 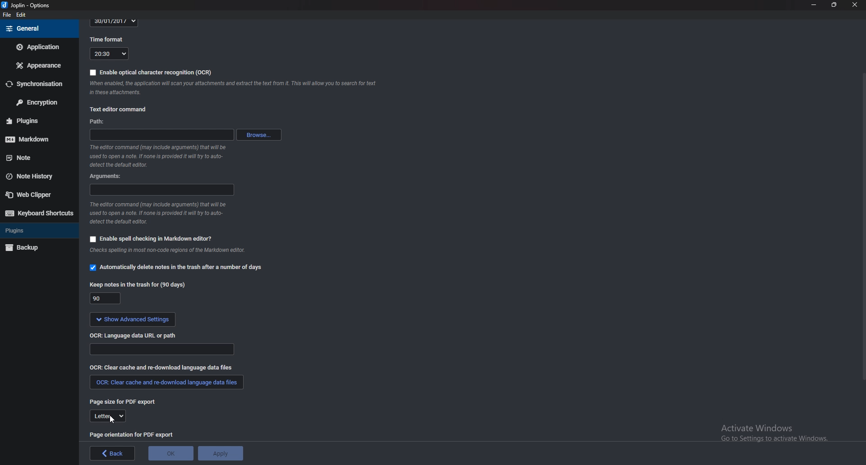 What do you see at coordinates (151, 73) in the screenshot?
I see `Enable O C R` at bounding box center [151, 73].